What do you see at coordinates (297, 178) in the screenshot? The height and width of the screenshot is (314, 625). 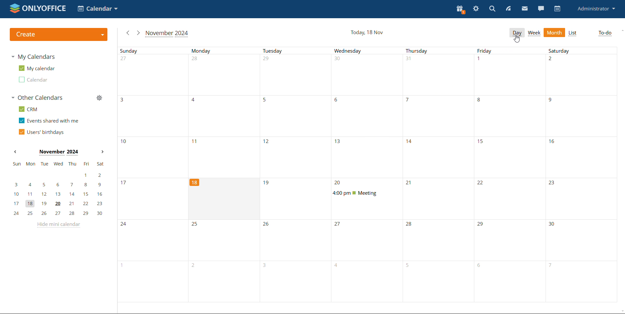 I see `Tuesday` at bounding box center [297, 178].